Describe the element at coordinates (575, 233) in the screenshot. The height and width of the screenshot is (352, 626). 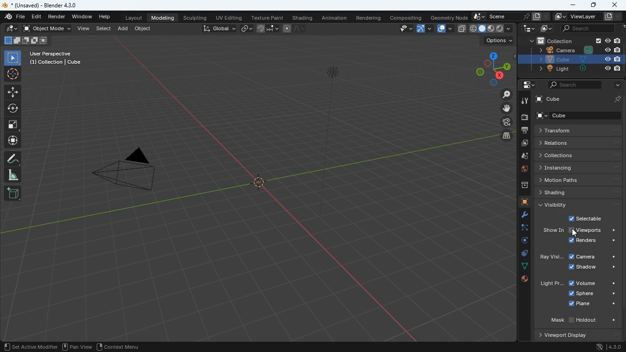
I see `cursor` at that location.